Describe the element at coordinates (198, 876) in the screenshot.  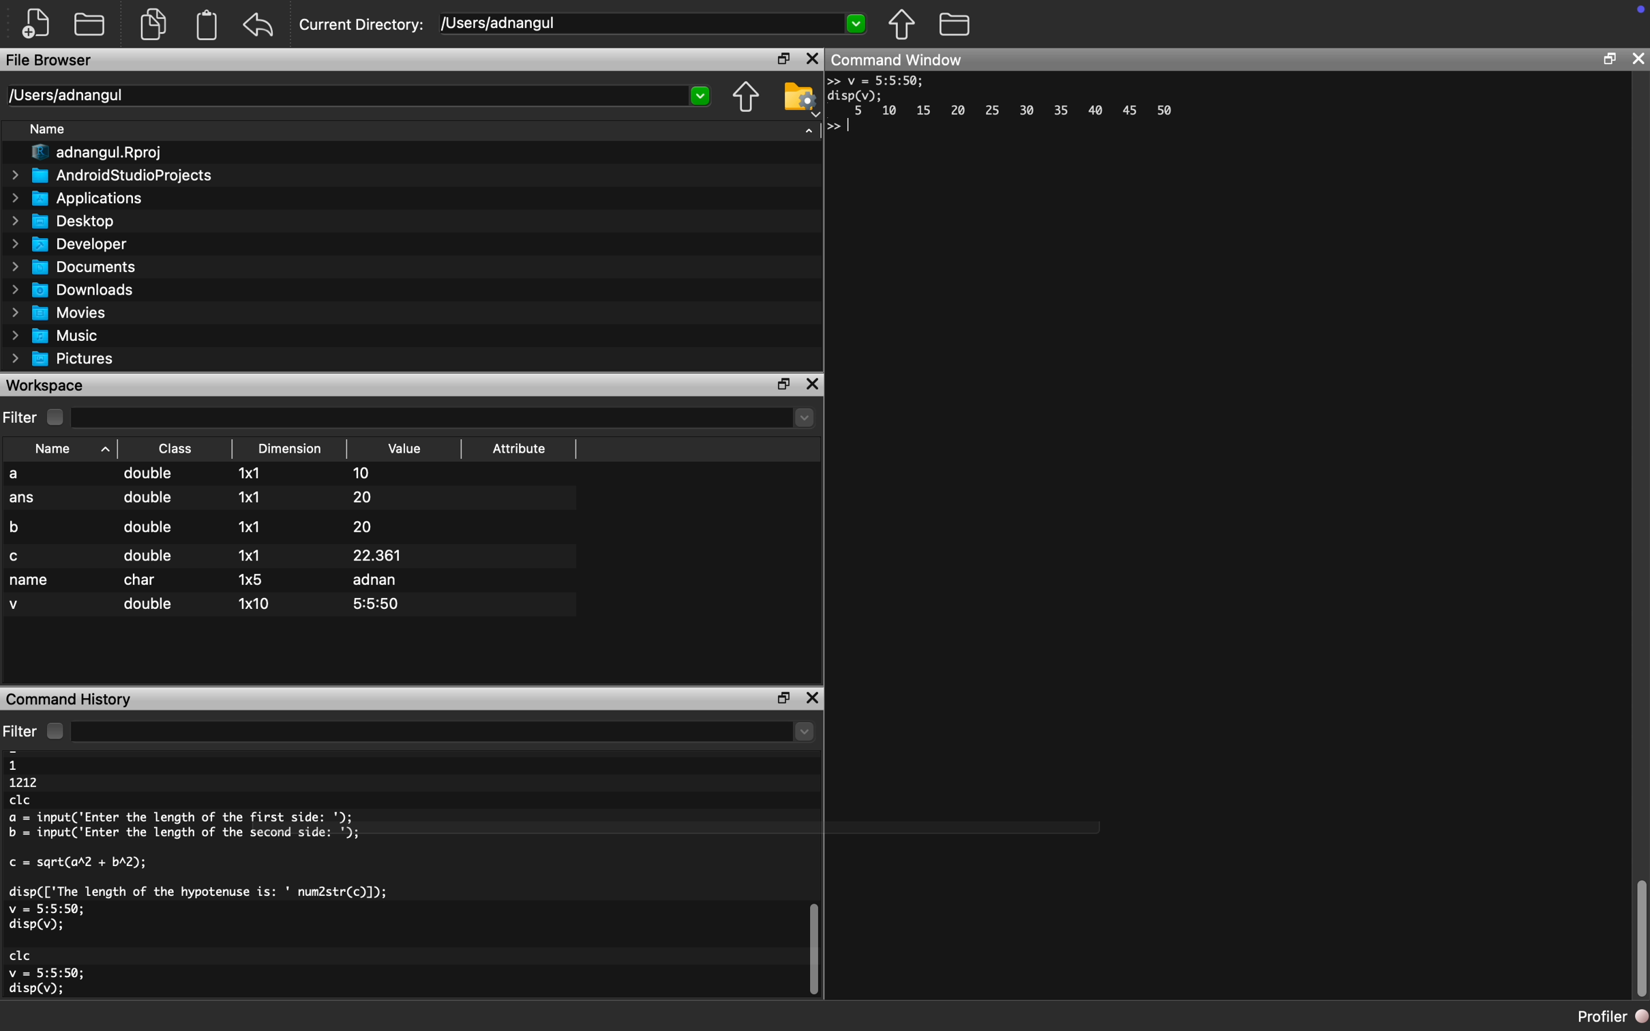
I see `11212clca = input('Enter the length of the first side: ');b = input('Enter the length of the second side: ');c = sqrt(ar2 + bA2);disp(['The length of the hypotenuse is: ' num2str(c)]);v = 5:5:50;disp(v);Gl'Gv = 5:5:50;disp(v);` at that location.